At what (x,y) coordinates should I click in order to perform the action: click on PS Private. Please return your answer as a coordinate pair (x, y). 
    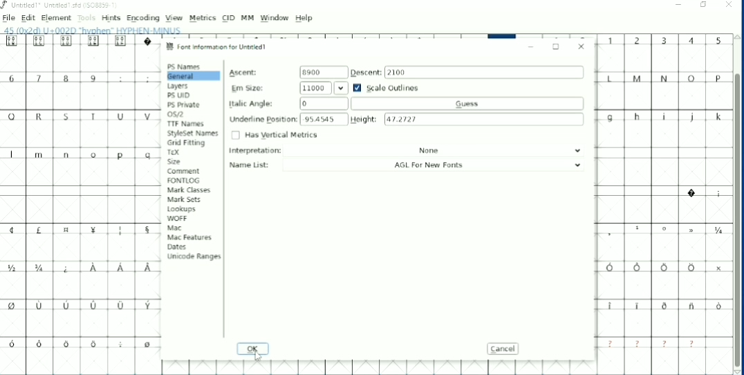
    Looking at the image, I should click on (185, 104).